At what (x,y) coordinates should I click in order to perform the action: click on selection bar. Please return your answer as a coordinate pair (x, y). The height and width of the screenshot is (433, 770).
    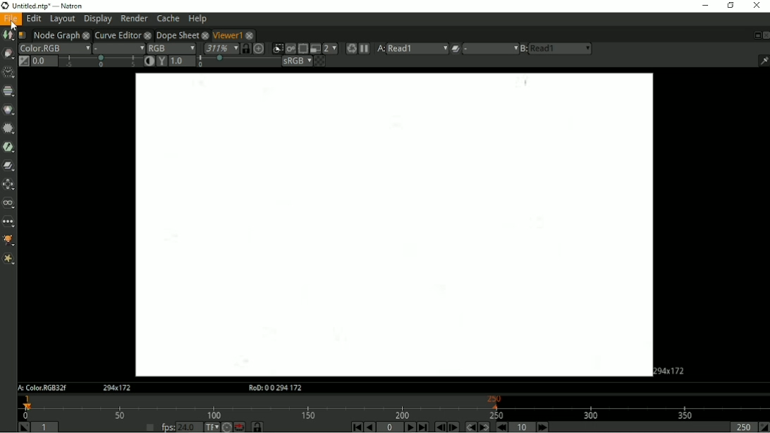
    Looking at the image, I should click on (100, 61).